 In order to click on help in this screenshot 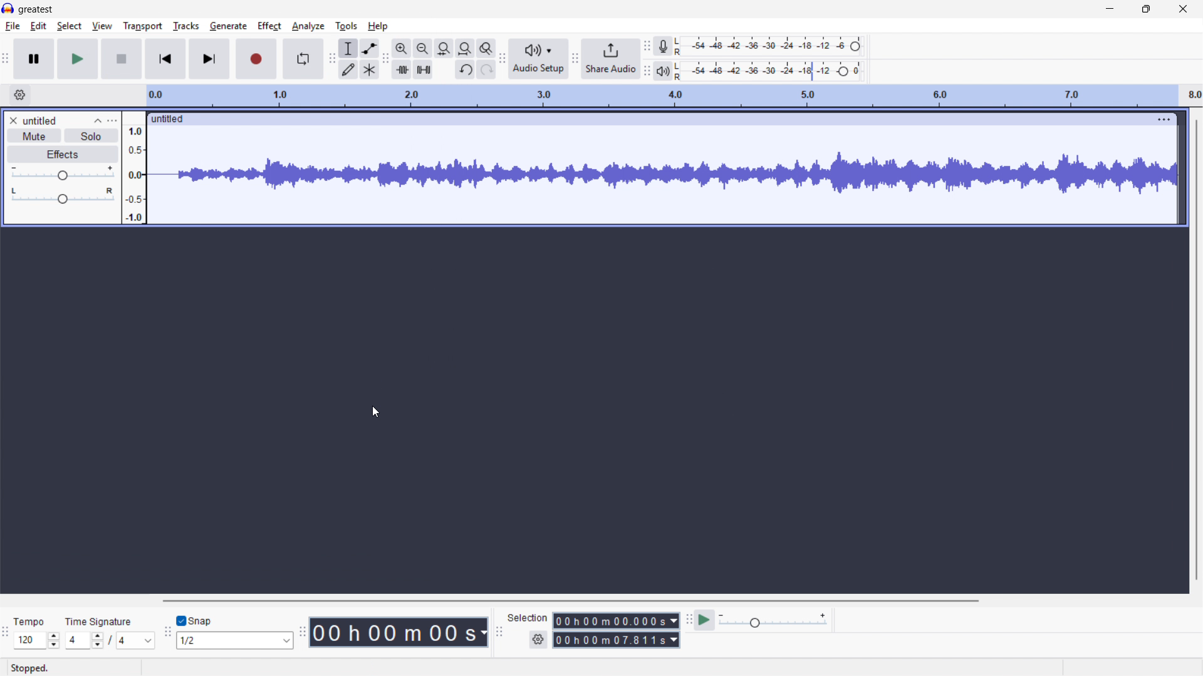, I will do `click(378, 26)`.